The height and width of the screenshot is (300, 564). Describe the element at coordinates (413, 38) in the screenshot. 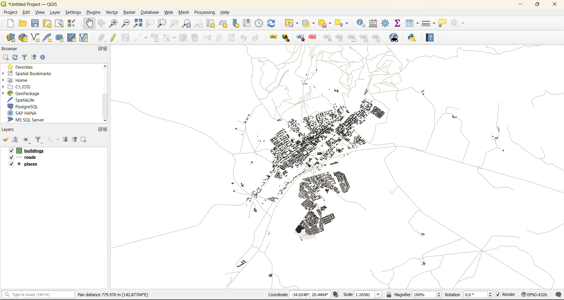

I see `python` at that location.